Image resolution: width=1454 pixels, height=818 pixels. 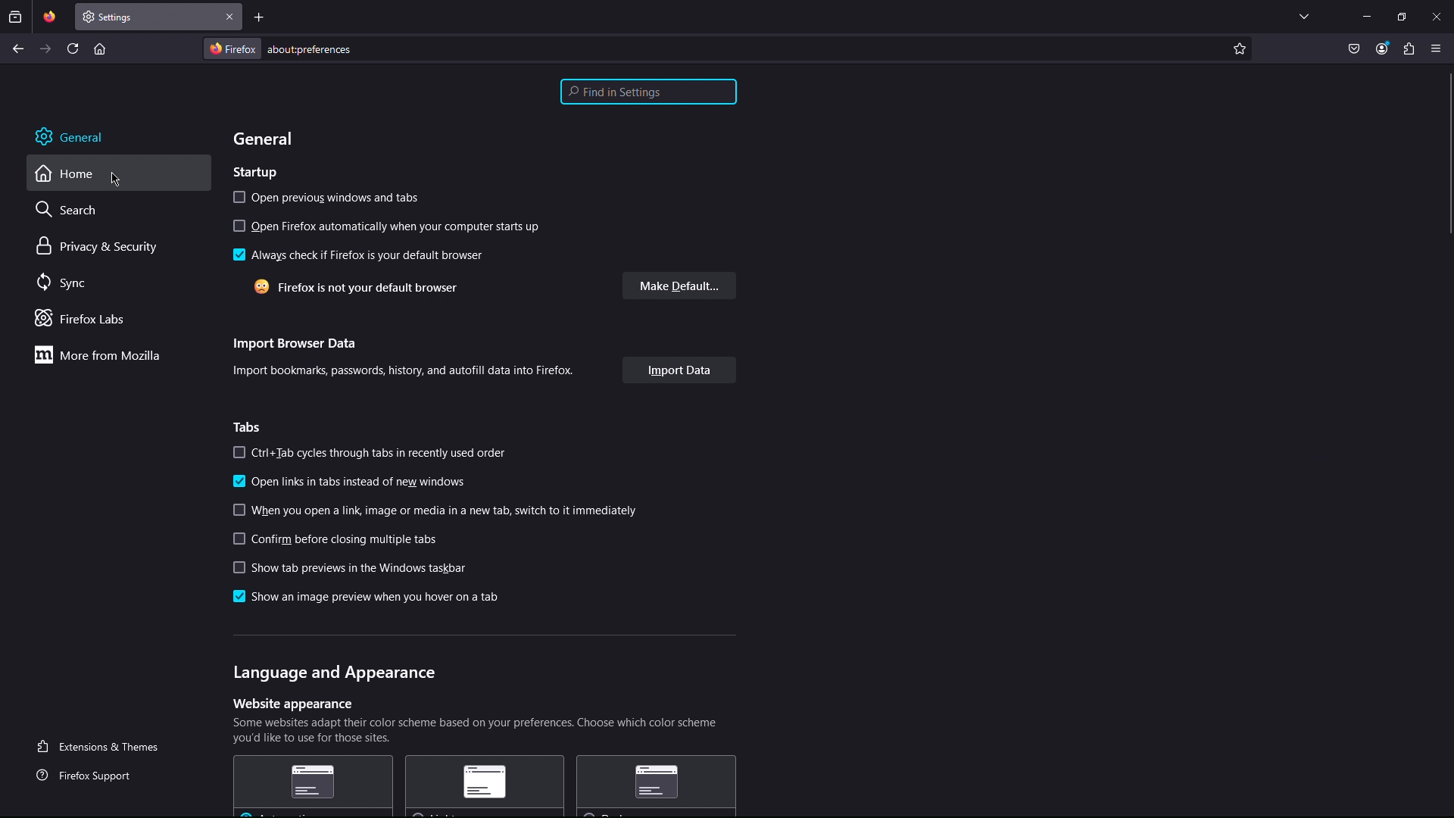 I want to click on New Tab, so click(x=148, y=17).